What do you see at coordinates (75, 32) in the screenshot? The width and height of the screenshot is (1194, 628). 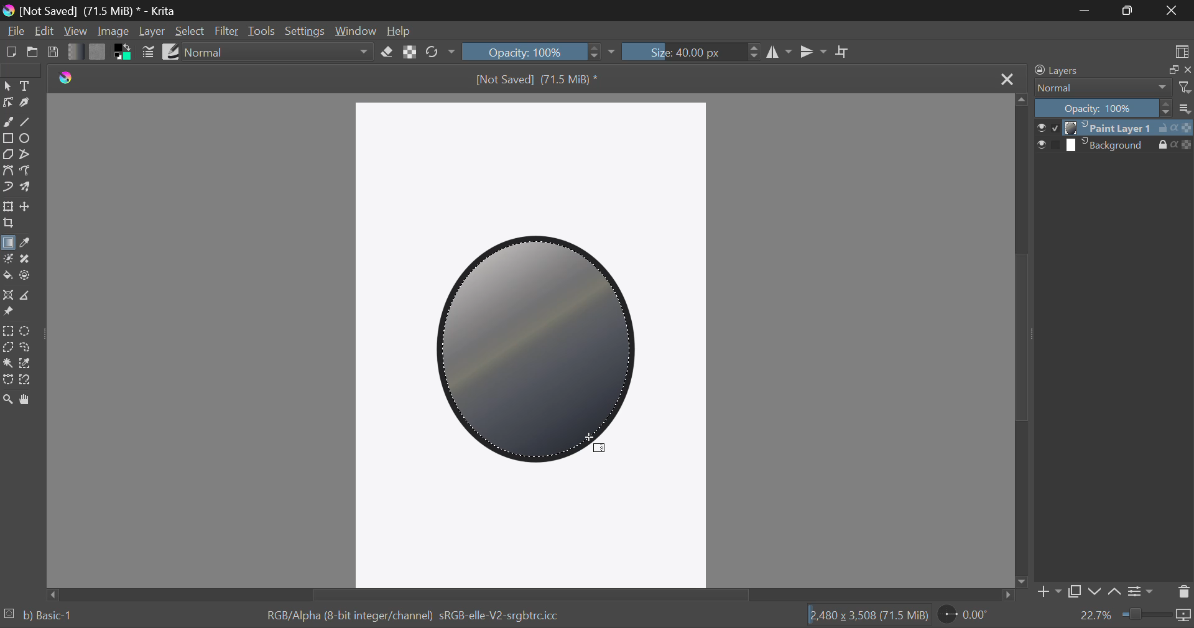 I see `View` at bounding box center [75, 32].